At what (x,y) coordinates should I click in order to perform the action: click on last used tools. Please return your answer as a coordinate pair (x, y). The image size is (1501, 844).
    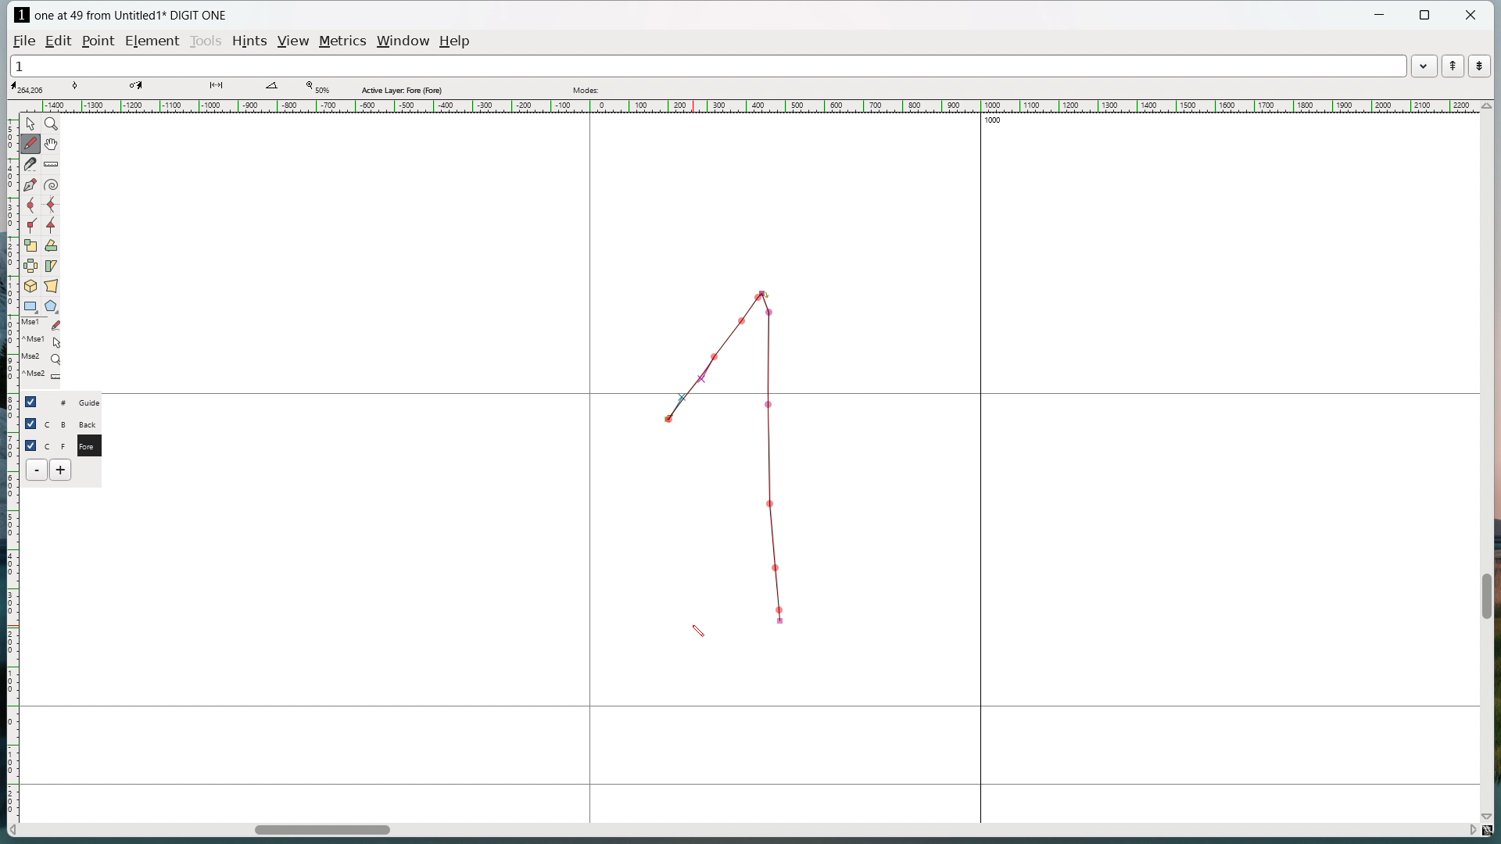
    Looking at the image, I should click on (40, 353).